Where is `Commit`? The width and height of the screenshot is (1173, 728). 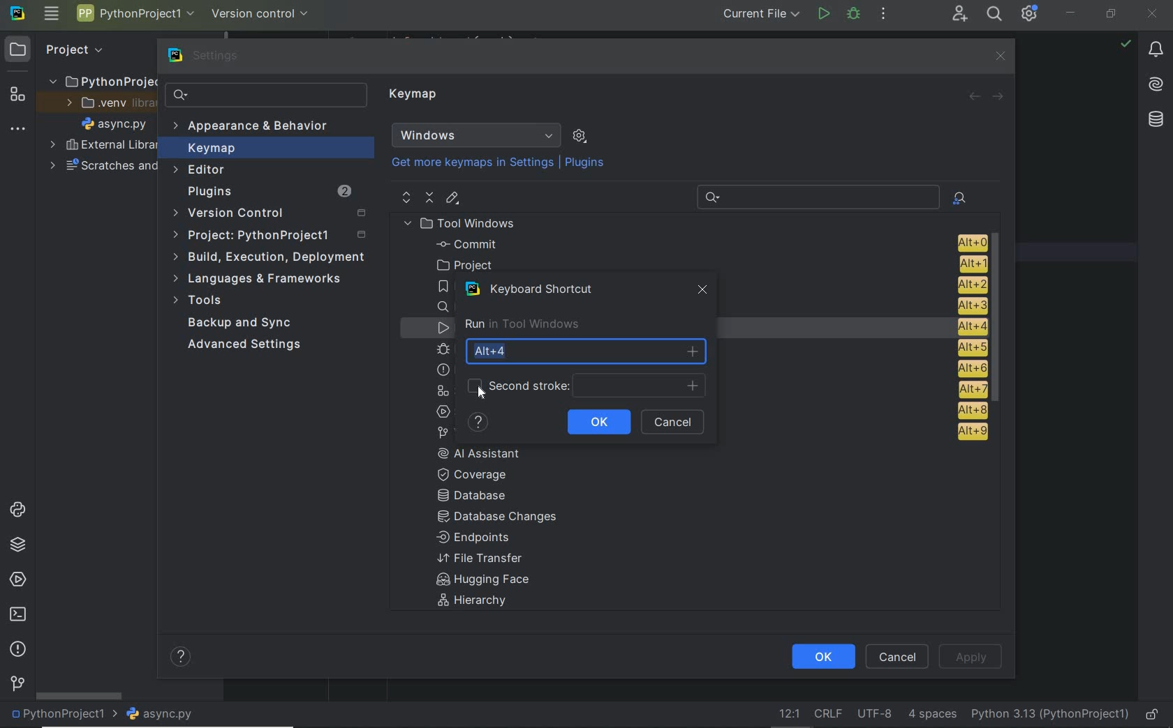
Commit is located at coordinates (709, 244).